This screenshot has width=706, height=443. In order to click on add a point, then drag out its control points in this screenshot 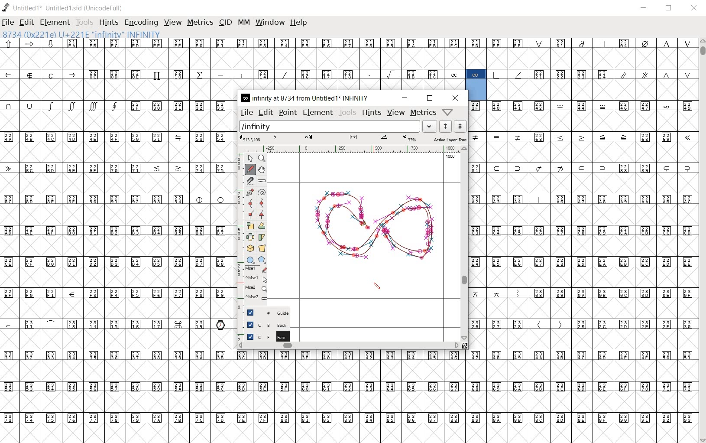, I will do `click(250, 192)`.